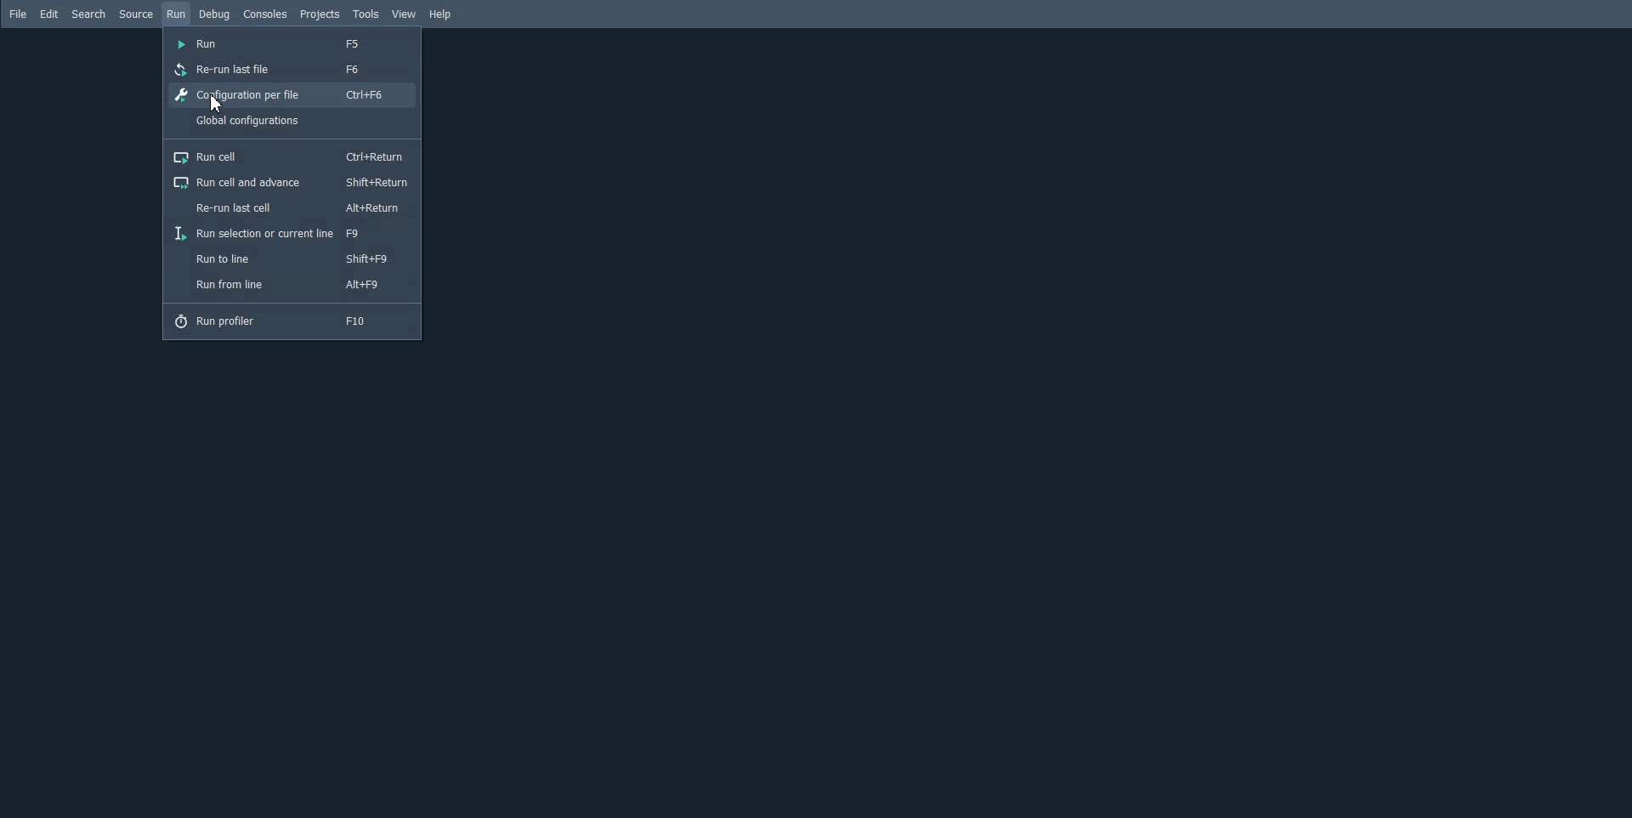 The image size is (1632, 818). Describe the element at coordinates (176, 14) in the screenshot. I see `Run` at that location.